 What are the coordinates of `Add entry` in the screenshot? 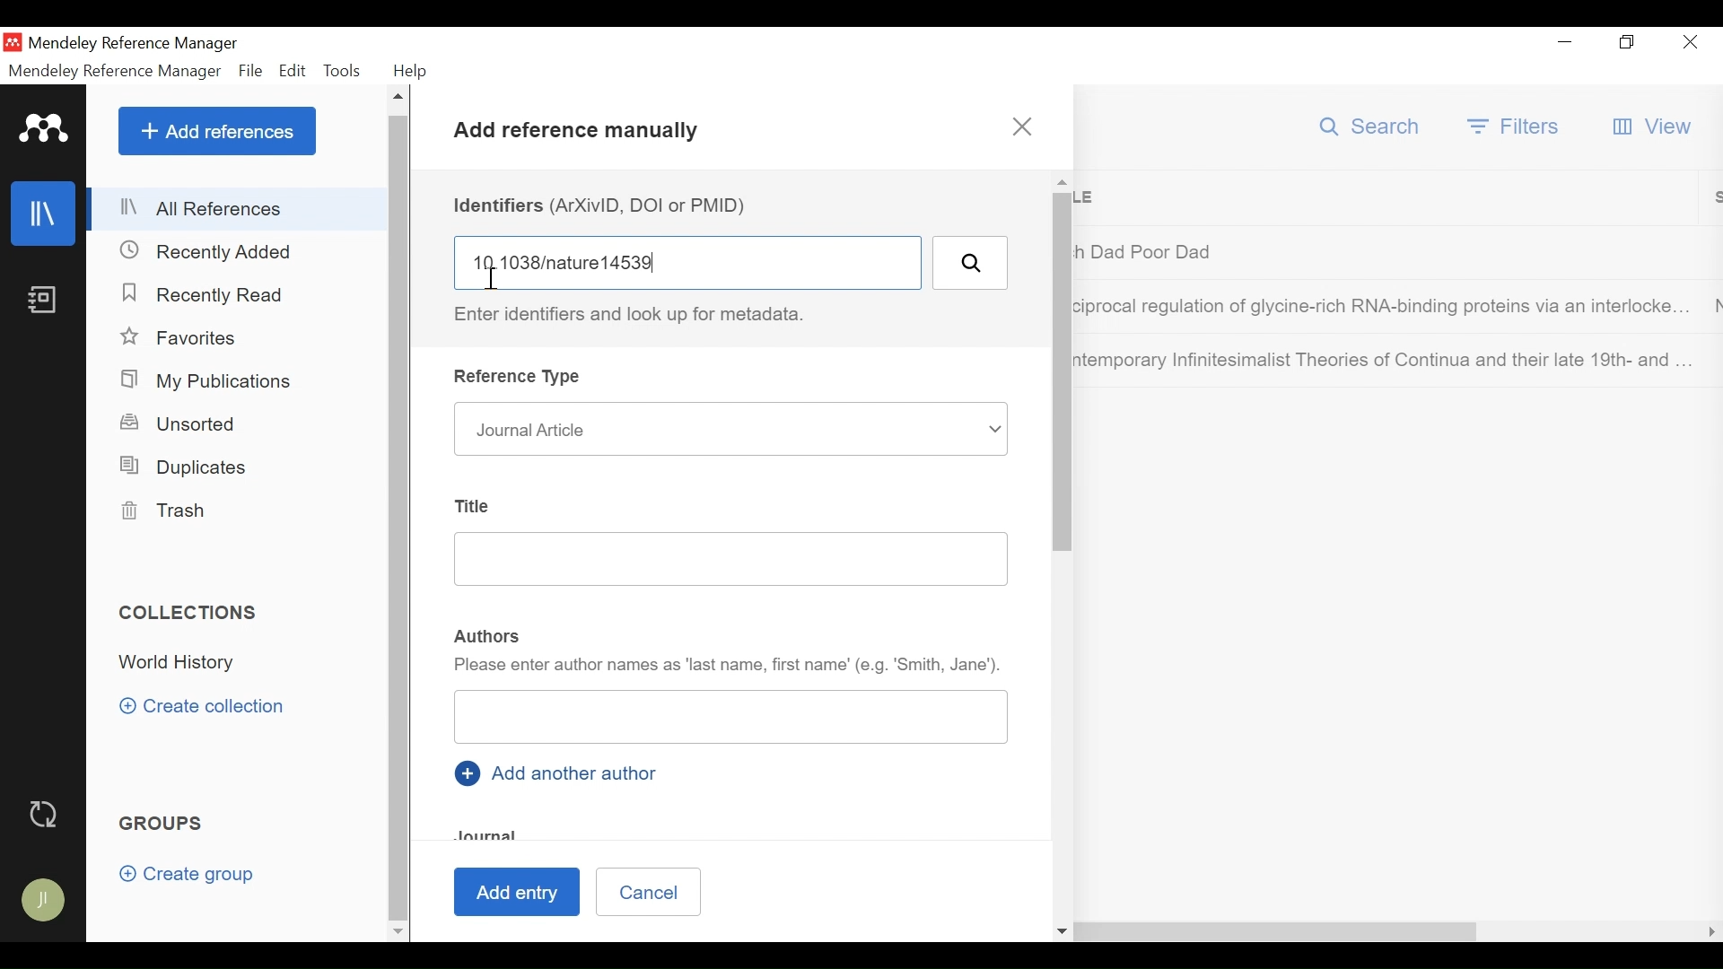 It's located at (521, 892).